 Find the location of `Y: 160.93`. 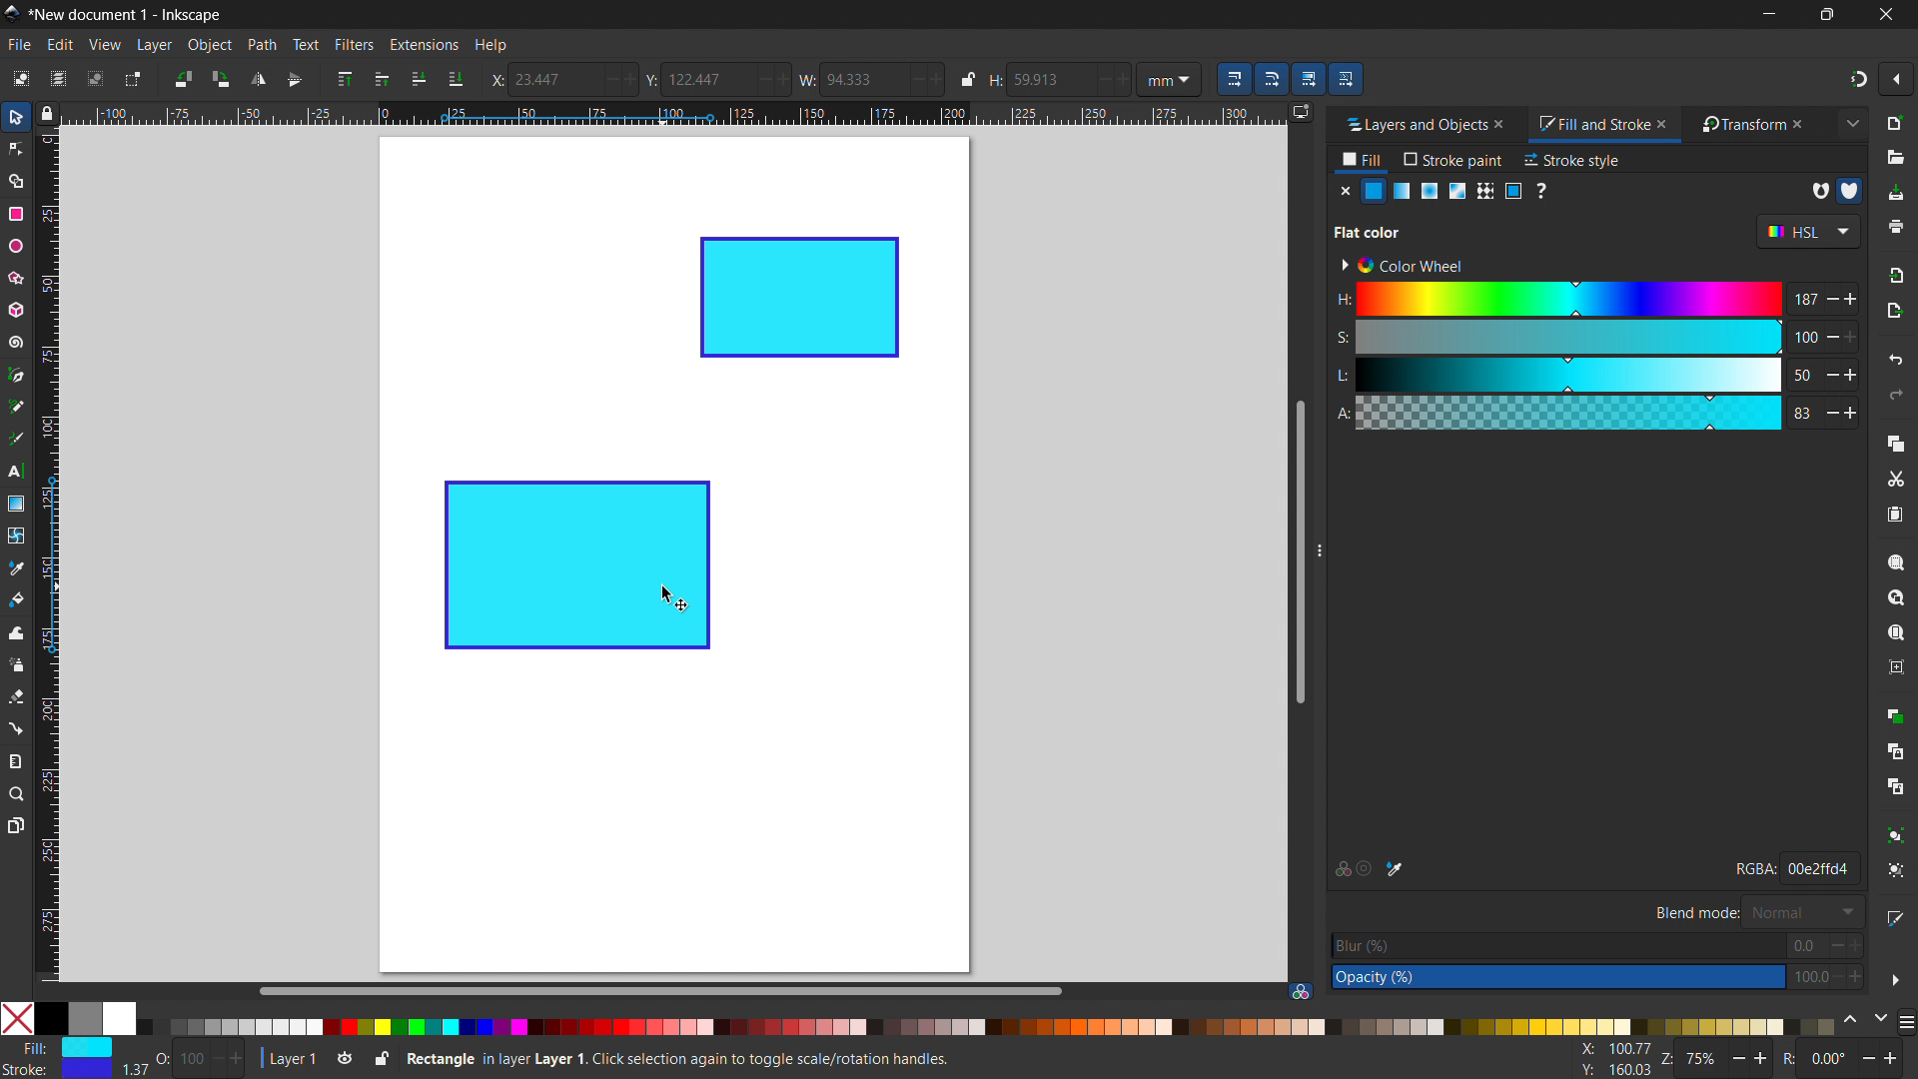

Y: 160.93 is located at coordinates (1608, 1071).